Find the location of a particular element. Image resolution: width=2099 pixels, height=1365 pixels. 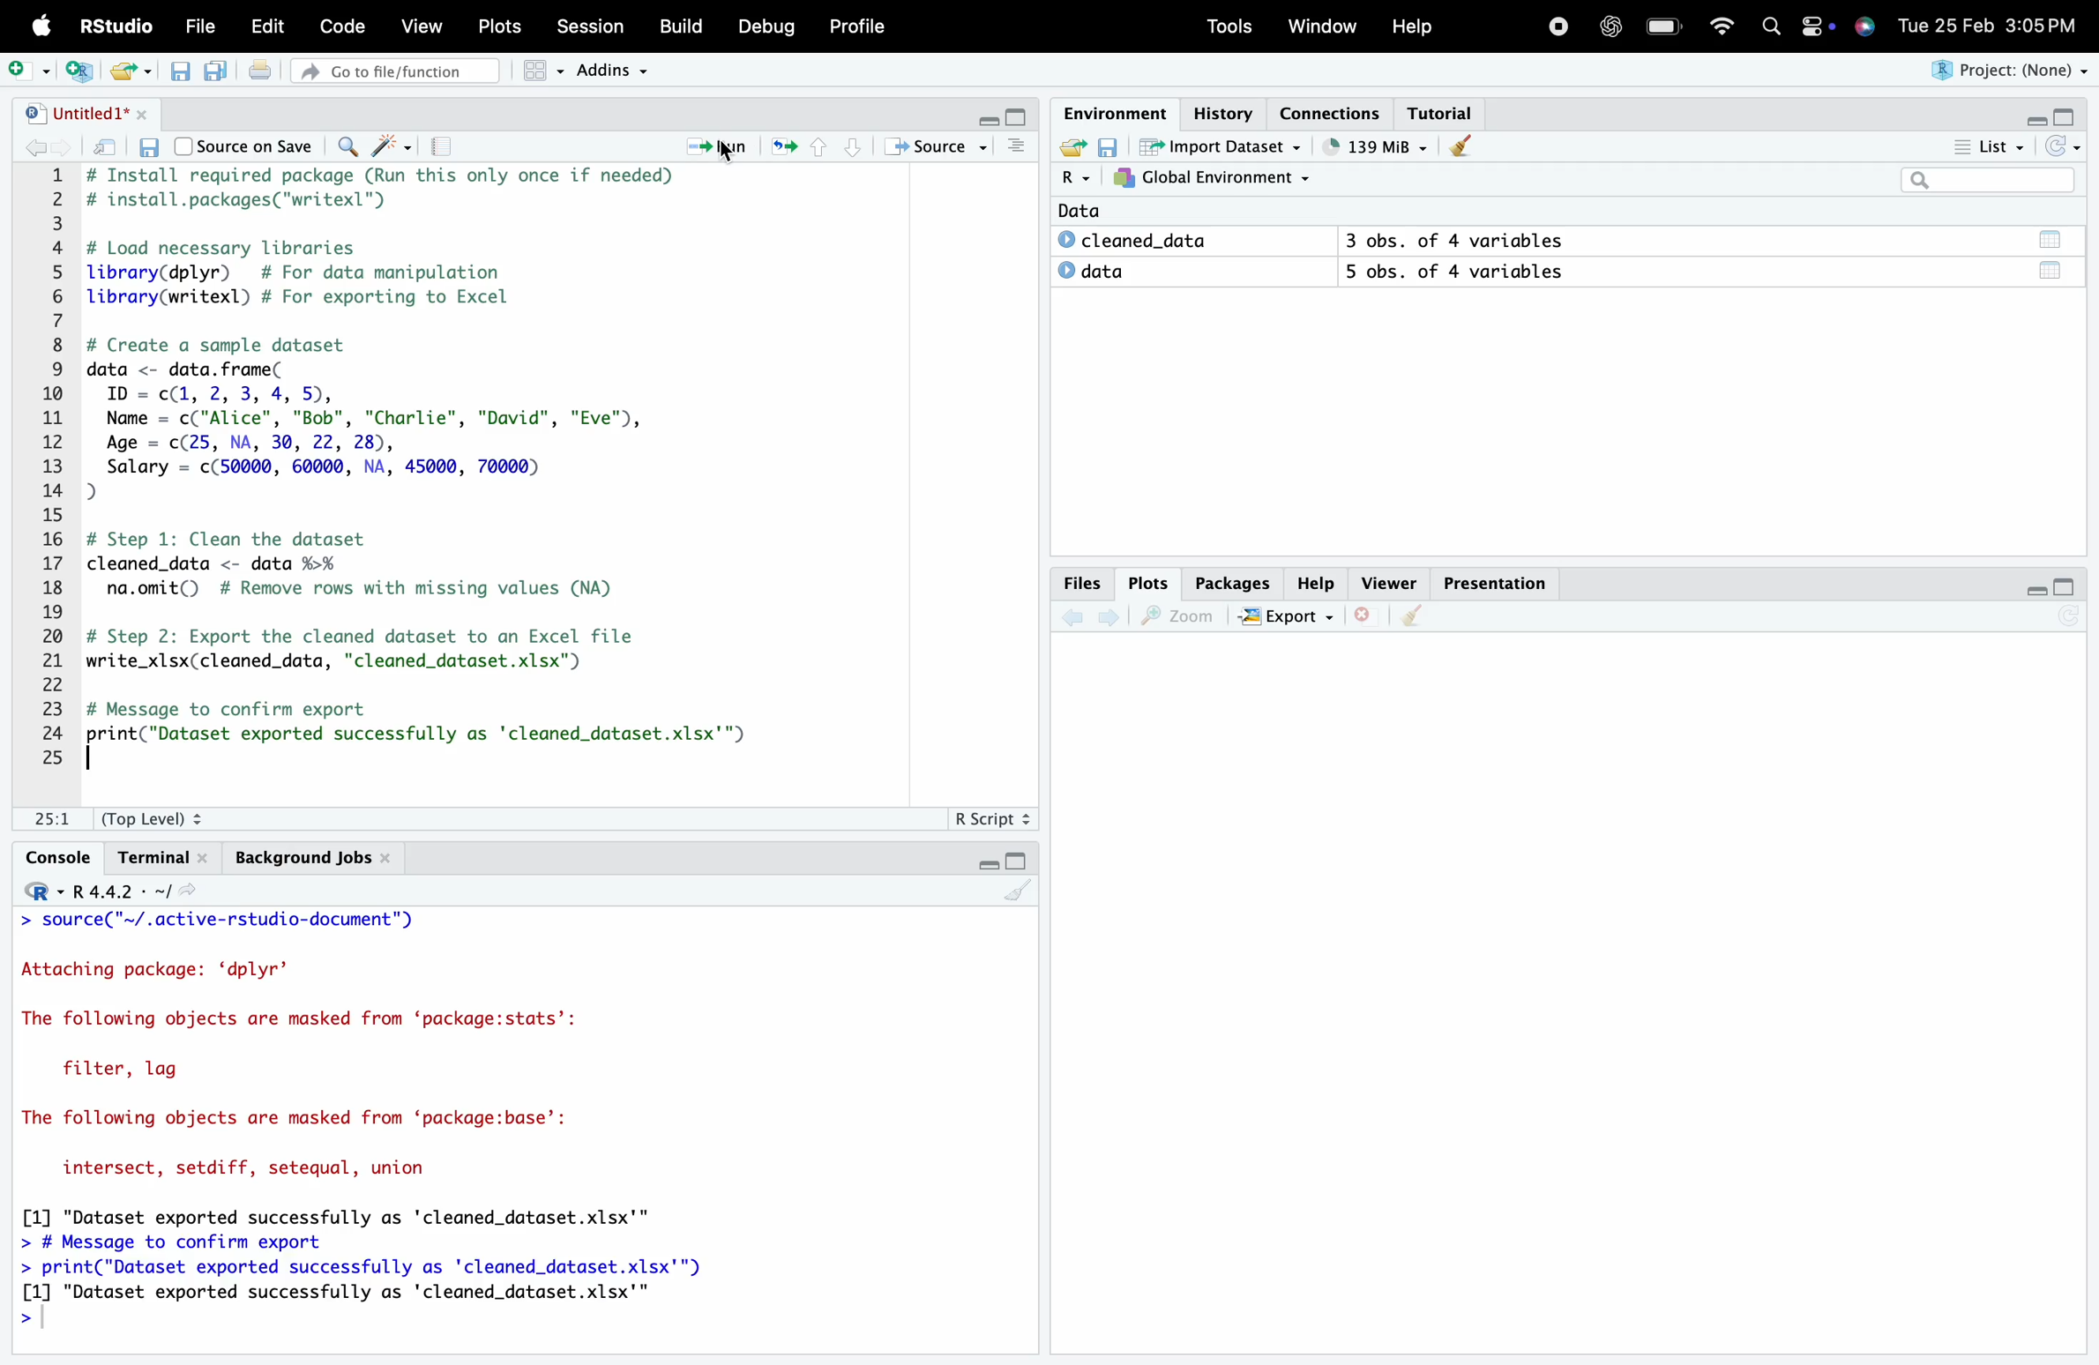

Re-run the previous code region (Ctrl + Alt + P) is located at coordinates (781, 147).